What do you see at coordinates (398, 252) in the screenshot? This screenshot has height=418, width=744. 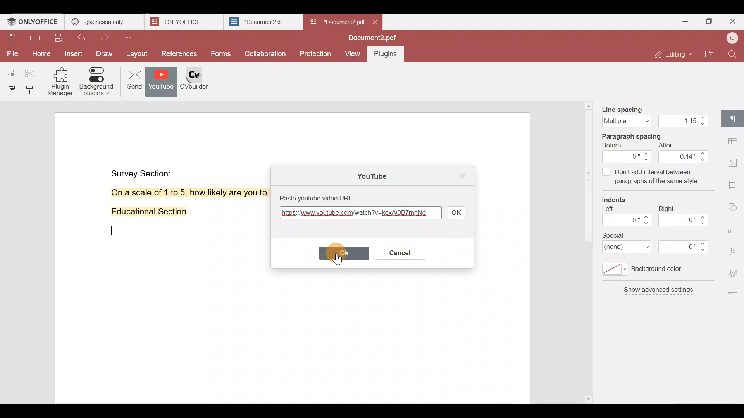 I see `Cancel` at bounding box center [398, 252].